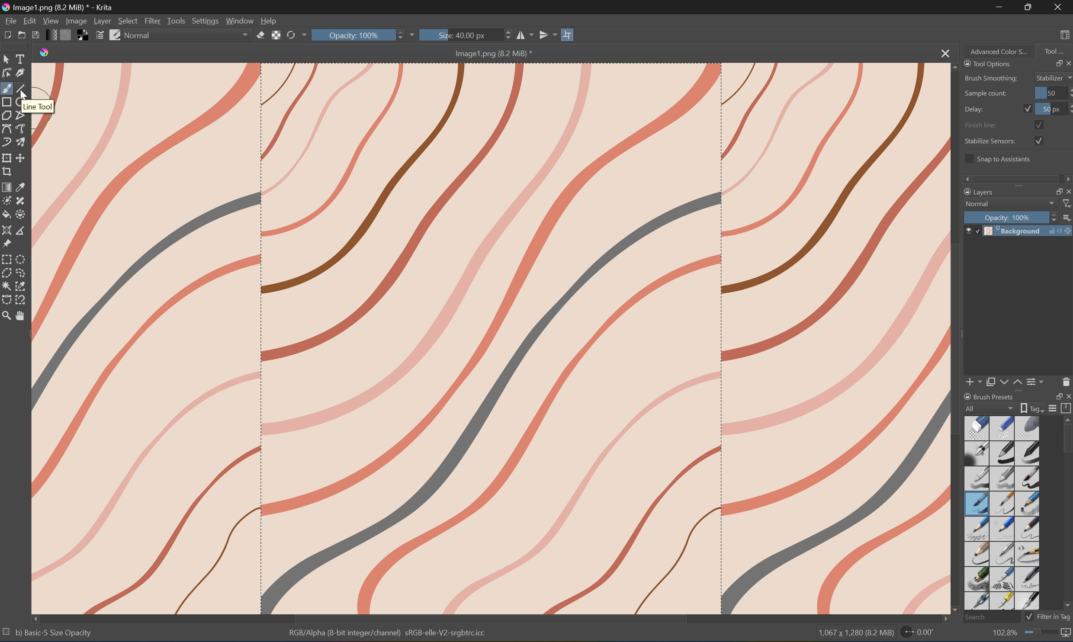 The width and height of the screenshot is (1073, 642). Describe the element at coordinates (53, 35) in the screenshot. I see `Fill gradients` at that location.